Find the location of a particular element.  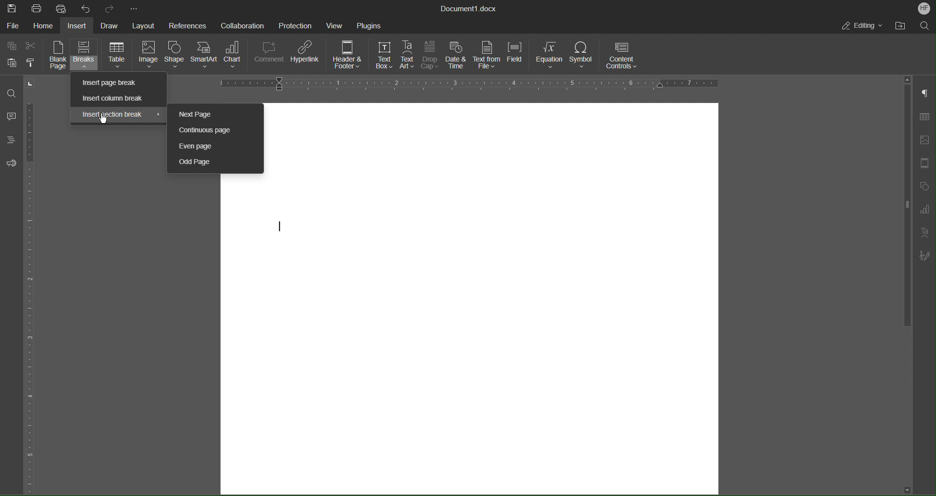

Protection is located at coordinates (292, 23).